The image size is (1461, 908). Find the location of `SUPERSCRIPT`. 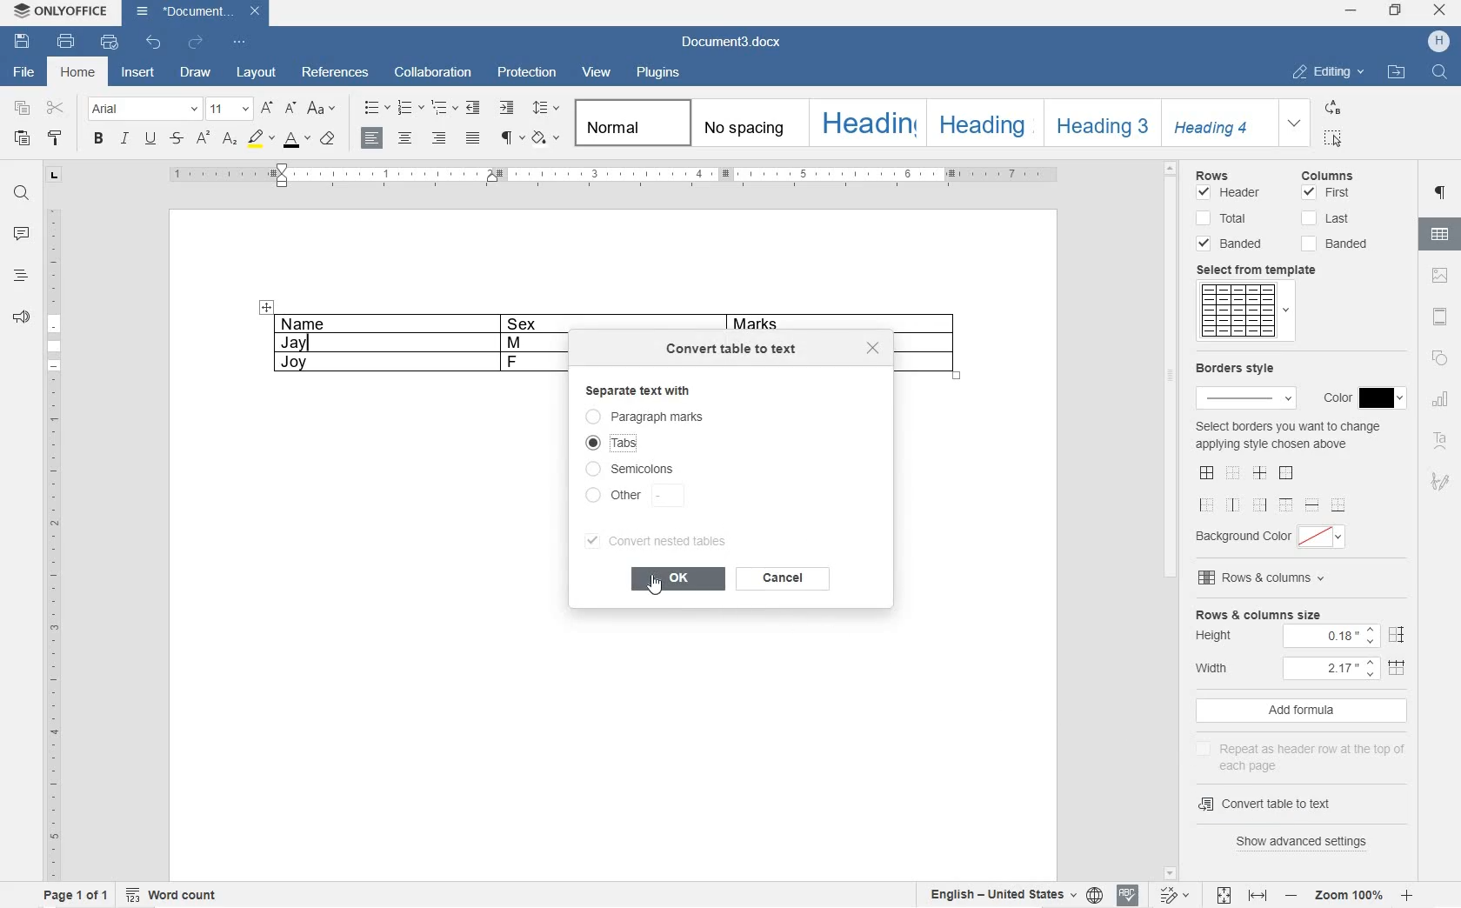

SUPERSCRIPT is located at coordinates (202, 141).